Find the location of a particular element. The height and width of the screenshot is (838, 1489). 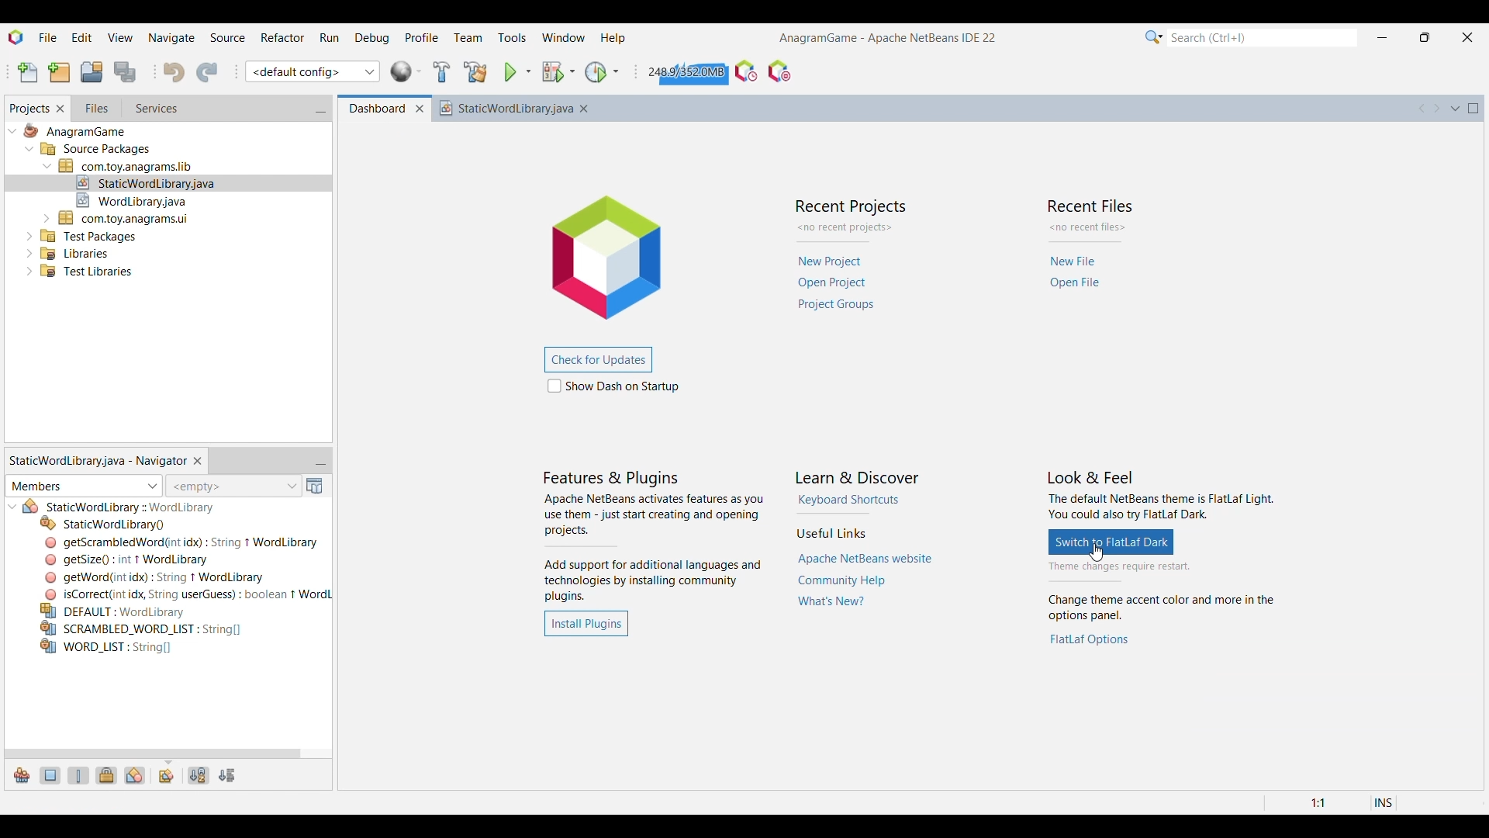

Search options is located at coordinates (1154, 37).